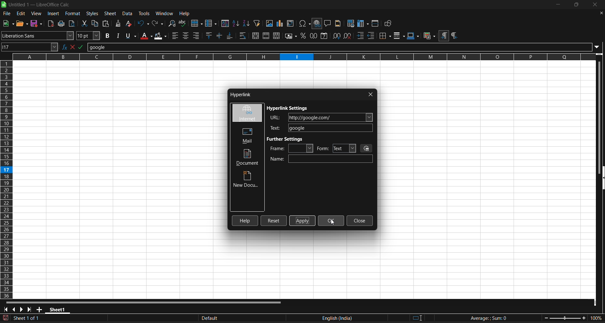  Describe the element at coordinates (321, 128) in the screenshot. I see `typed google in the text field` at that location.